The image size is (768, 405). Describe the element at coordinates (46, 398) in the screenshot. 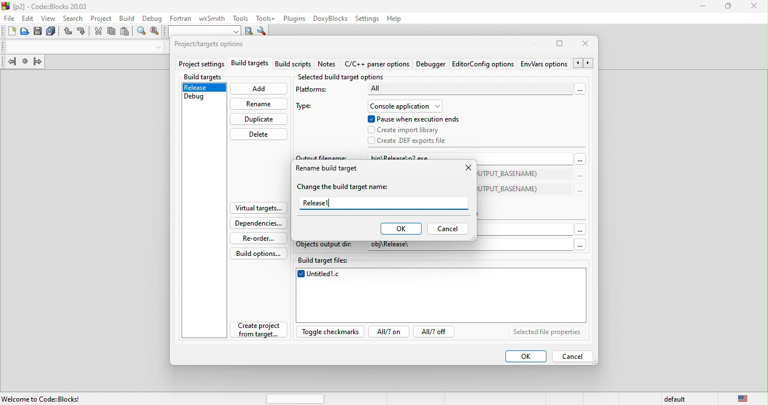

I see `welcome to code blocks` at that location.